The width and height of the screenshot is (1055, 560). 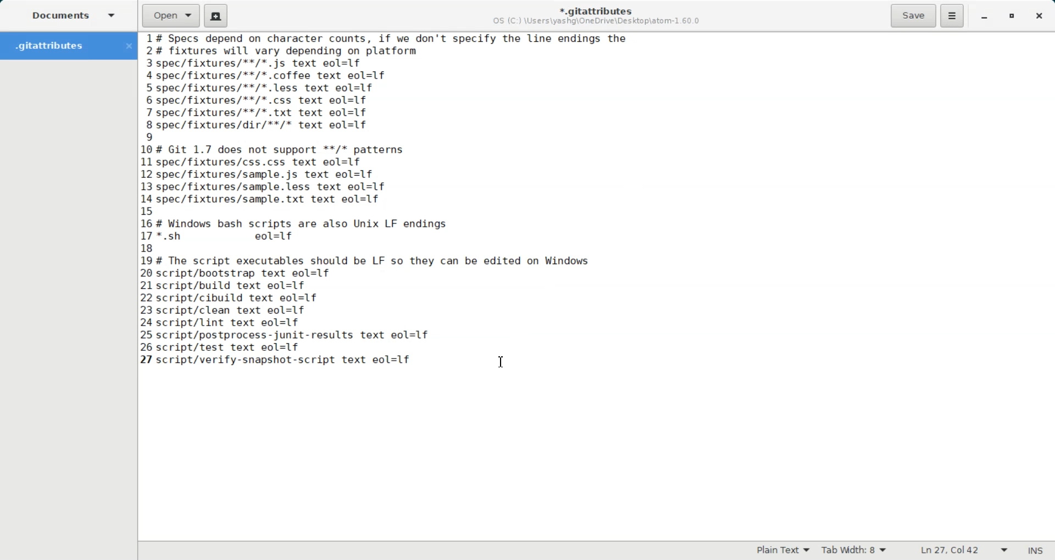 I want to click on Save, so click(x=913, y=16).